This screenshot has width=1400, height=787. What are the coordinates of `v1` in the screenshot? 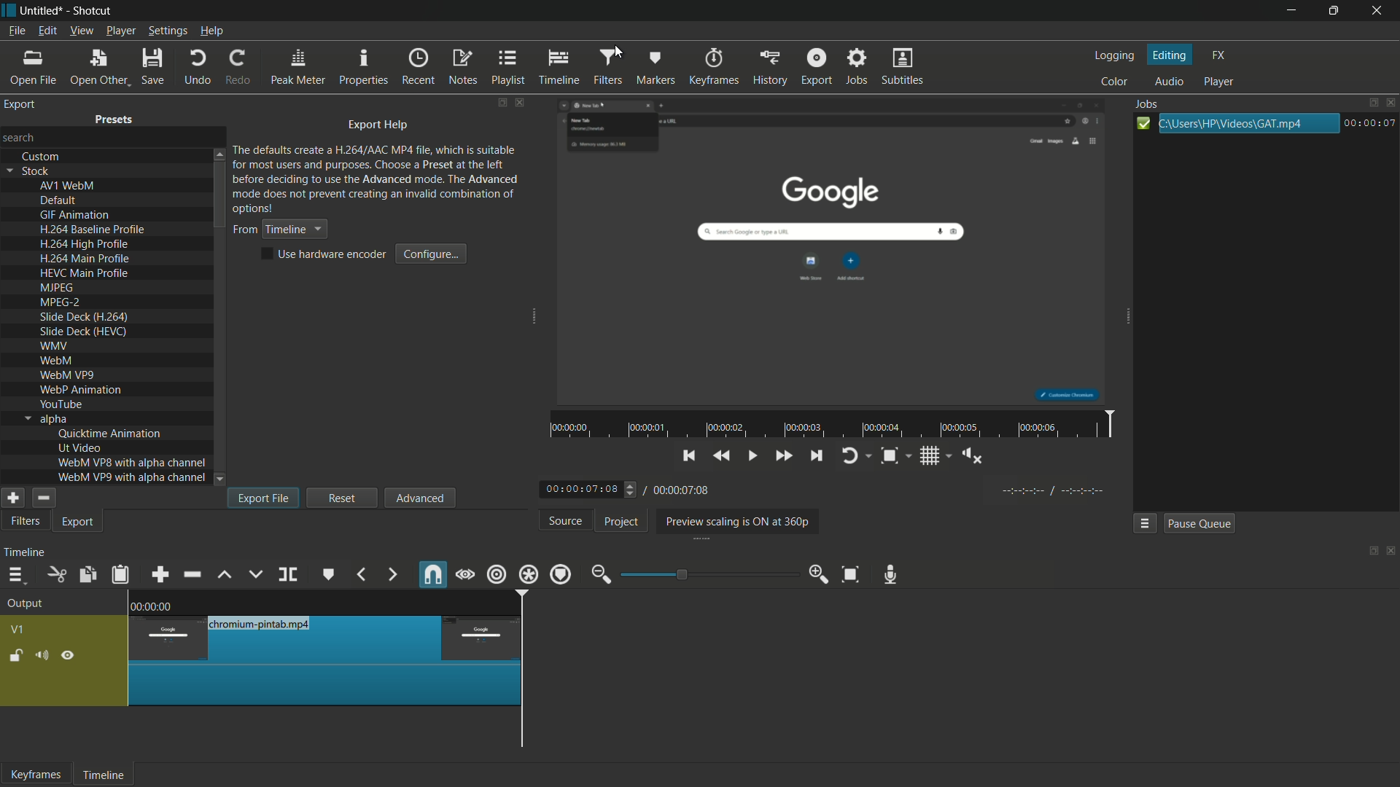 It's located at (19, 631).